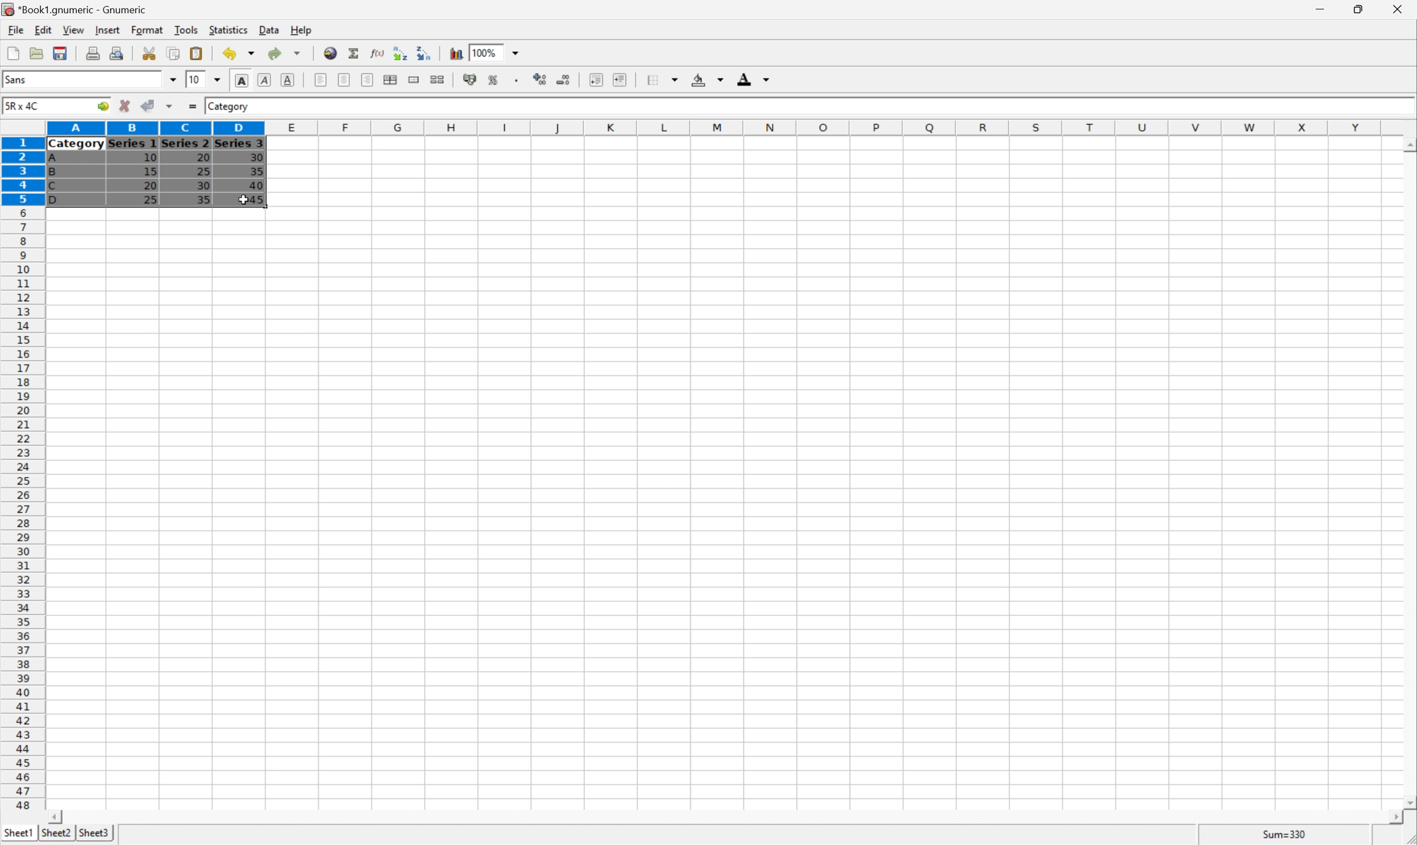  Describe the element at coordinates (52, 187) in the screenshot. I see `C` at that location.